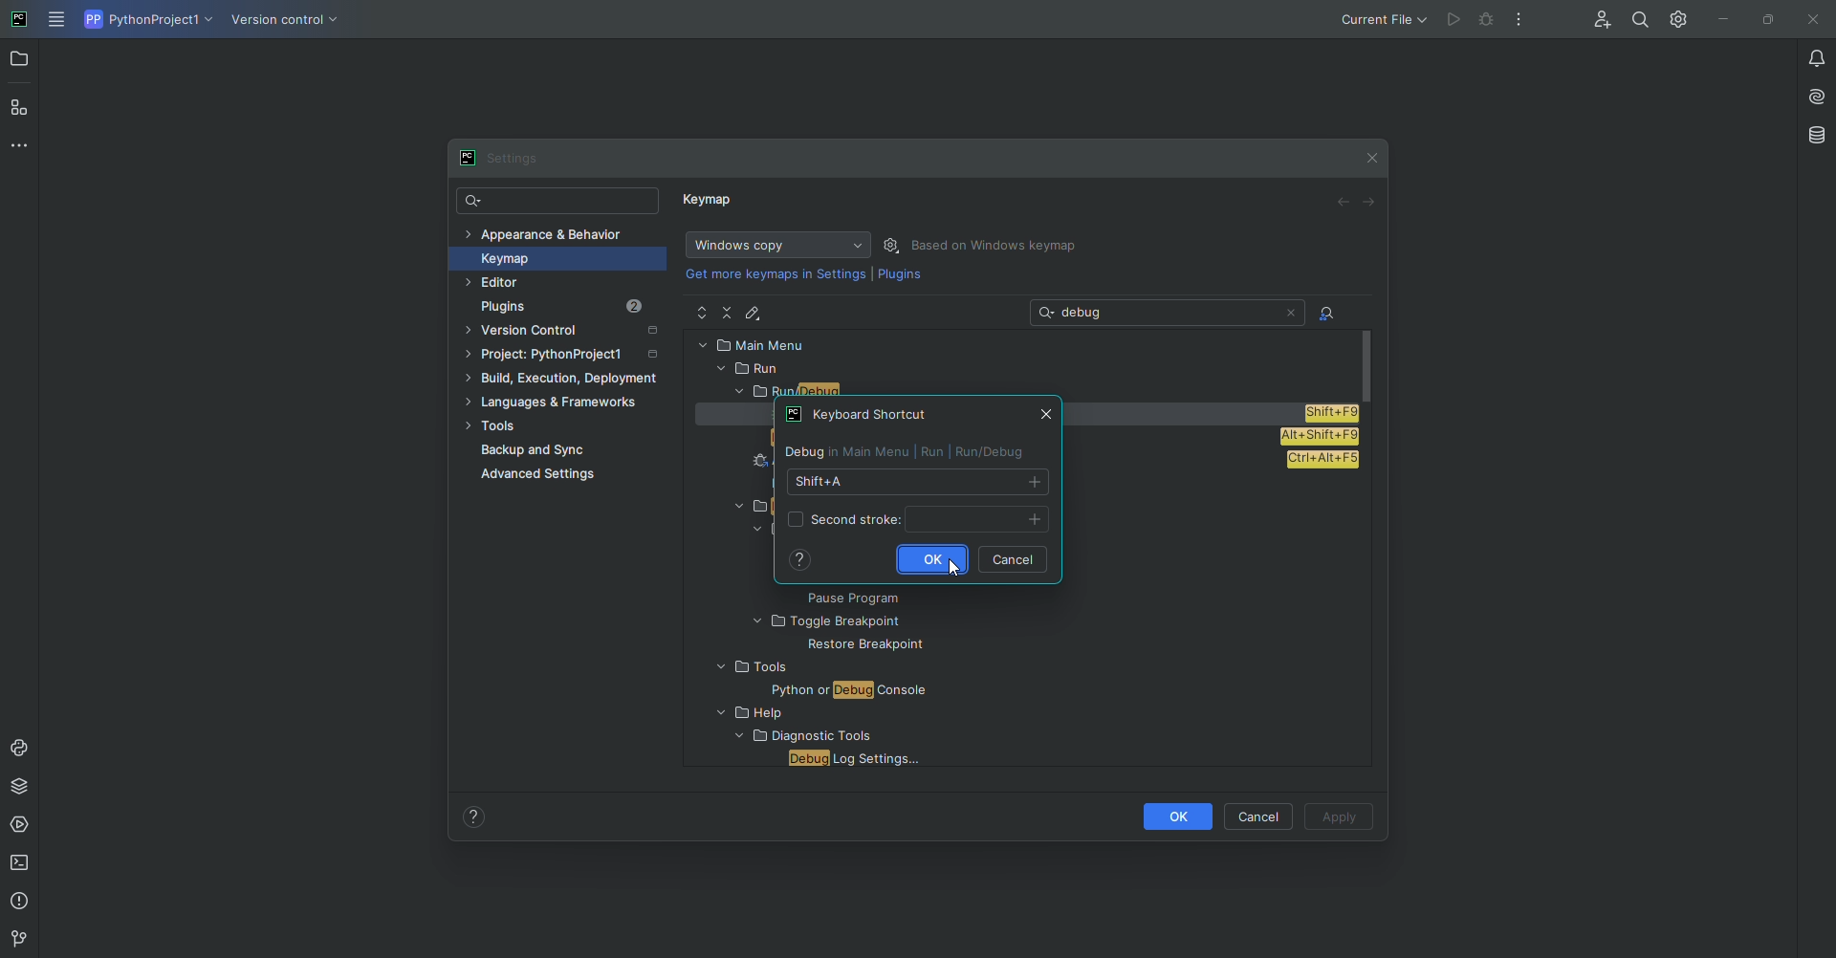 The image size is (1836, 958). I want to click on Settings, so click(508, 158).